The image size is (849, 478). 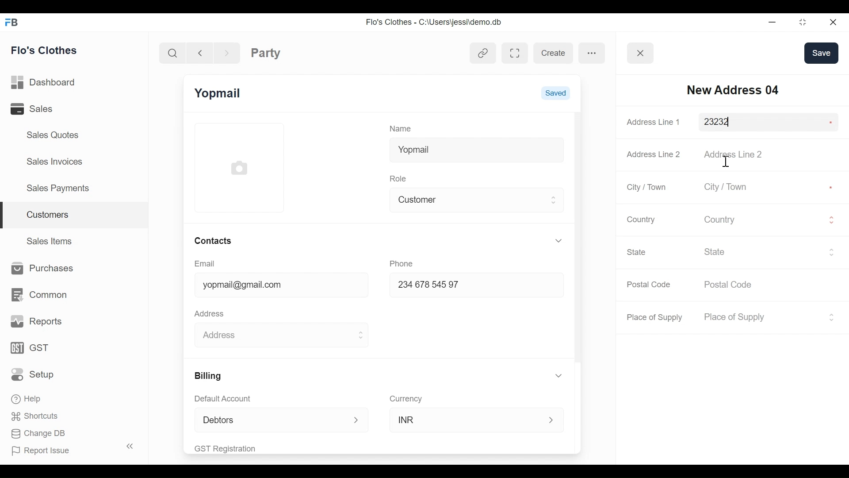 I want to click on 23232, so click(x=759, y=122).